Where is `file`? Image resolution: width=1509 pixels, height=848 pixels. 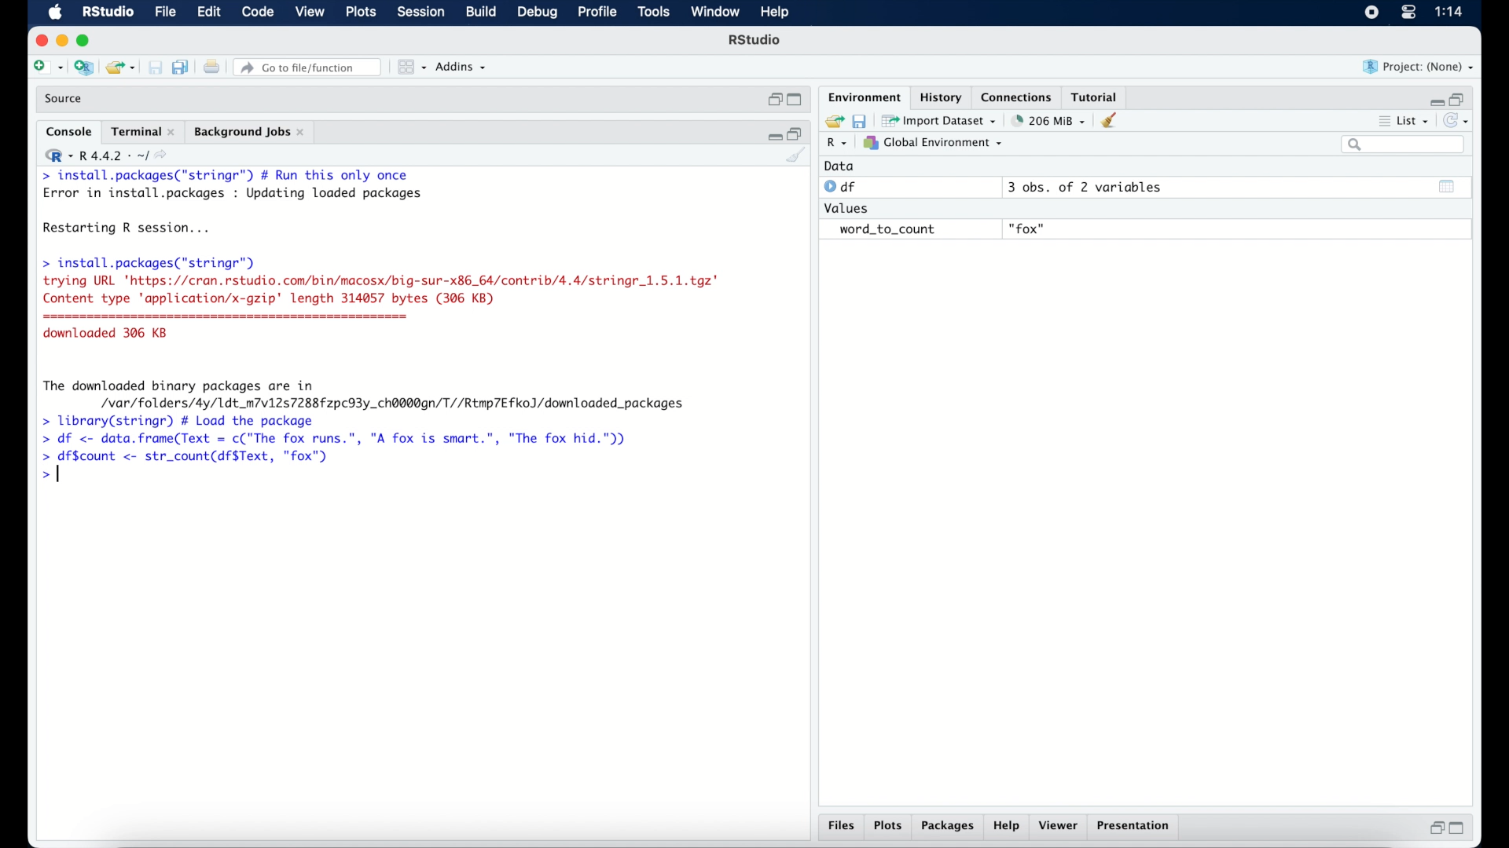
file is located at coordinates (167, 13).